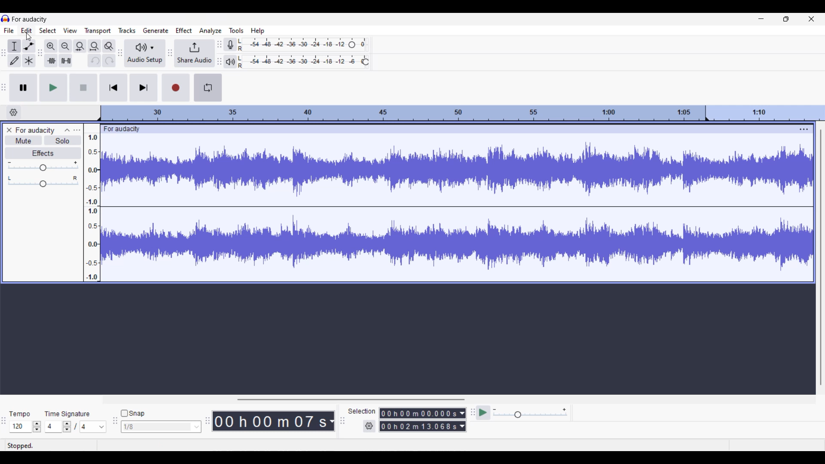 This screenshot has height=464, width=825. Describe the element at coordinates (23, 88) in the screenshot. I see `Pause` at that location.